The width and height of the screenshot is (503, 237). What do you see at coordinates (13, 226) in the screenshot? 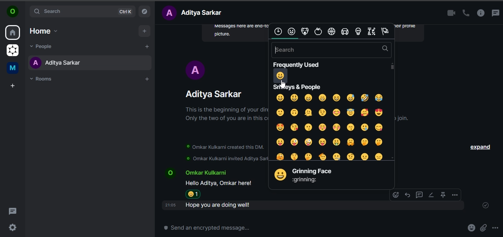
I see `quicker settings` at bounding box center [13, 226].